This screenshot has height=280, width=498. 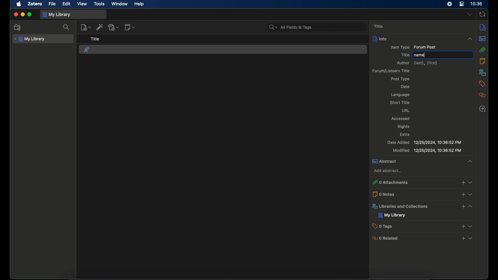 What do you see at coordinates (130, 27) in the screenshot?
I see `new note` at bounding box center [130, 27].